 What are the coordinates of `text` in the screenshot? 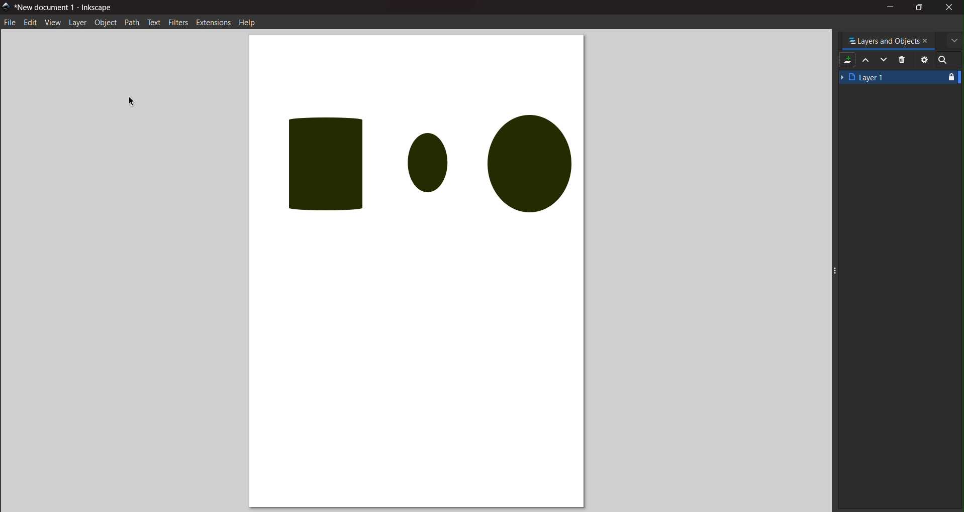 It's located at (154, 22).